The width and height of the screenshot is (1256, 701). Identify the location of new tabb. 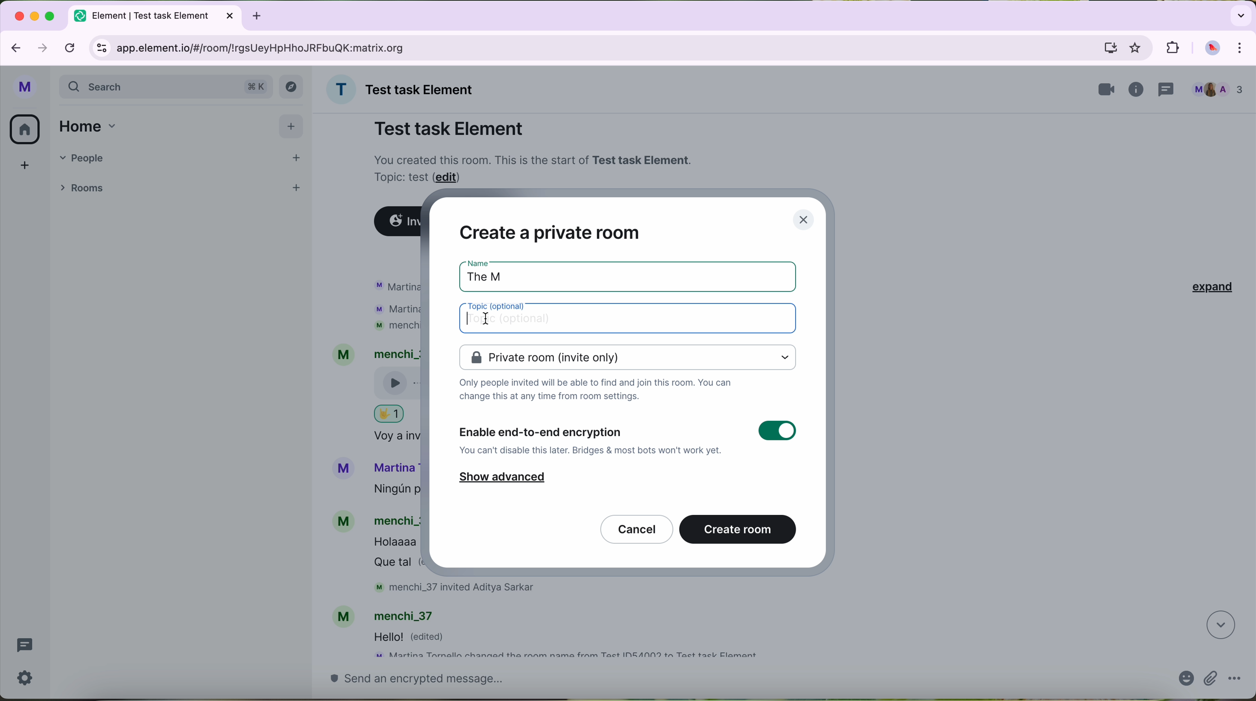
(260, 15).